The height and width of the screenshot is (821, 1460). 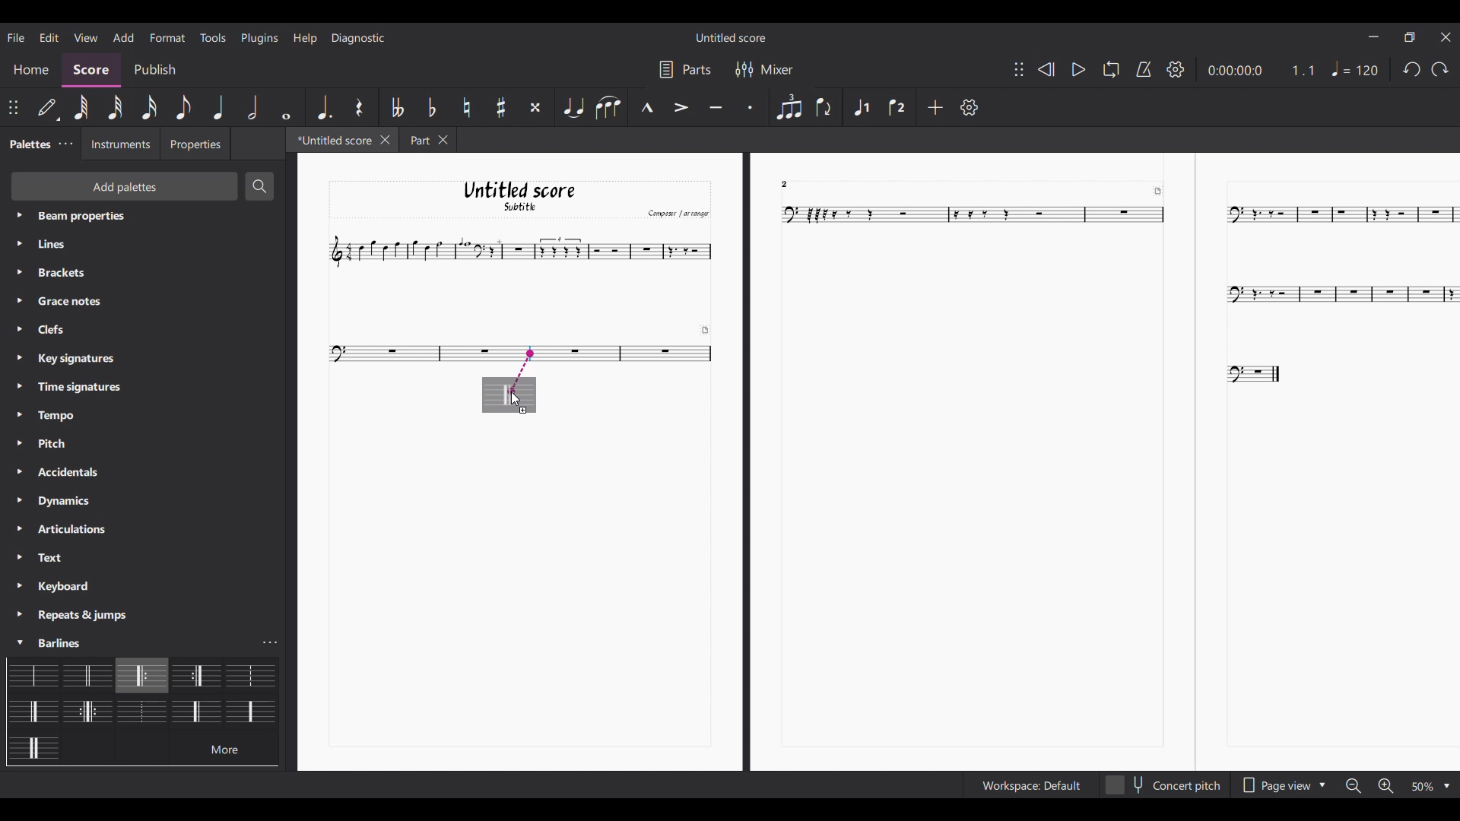 What do you see at coordinates (1019, 69) in the screenshot?
I see `Change position` at bounding box center [1019, 69].